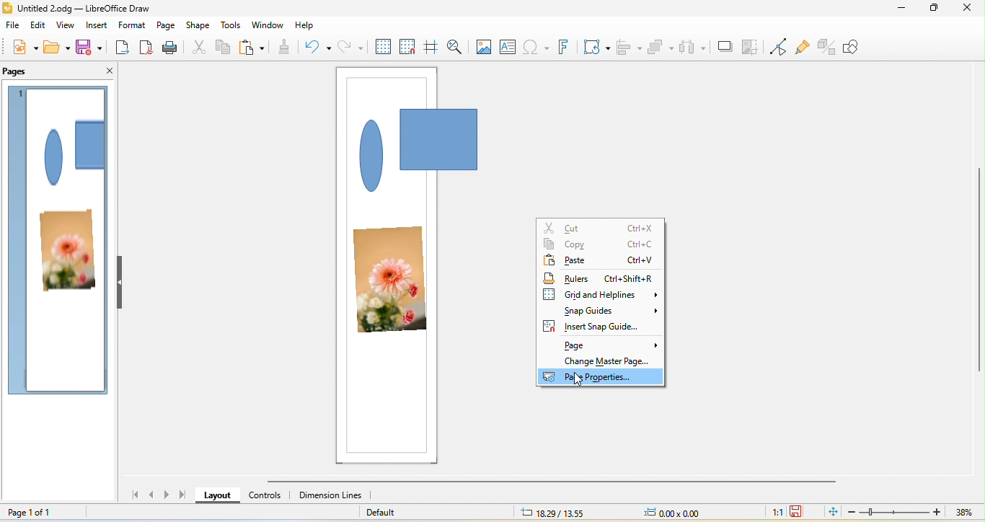 The height and width of the screenshot is (522, 985). Describe the element at coordinates (663, 45) in the screenshot. I see `arrange` at that location.